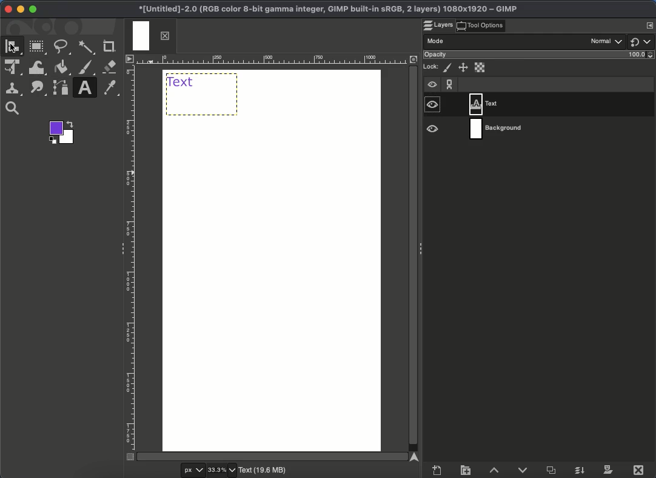 This screenshot has width=656, height=478. Describe the element at coordinates (553, 471) in the screenshot. I see `Duplicate` at that location.